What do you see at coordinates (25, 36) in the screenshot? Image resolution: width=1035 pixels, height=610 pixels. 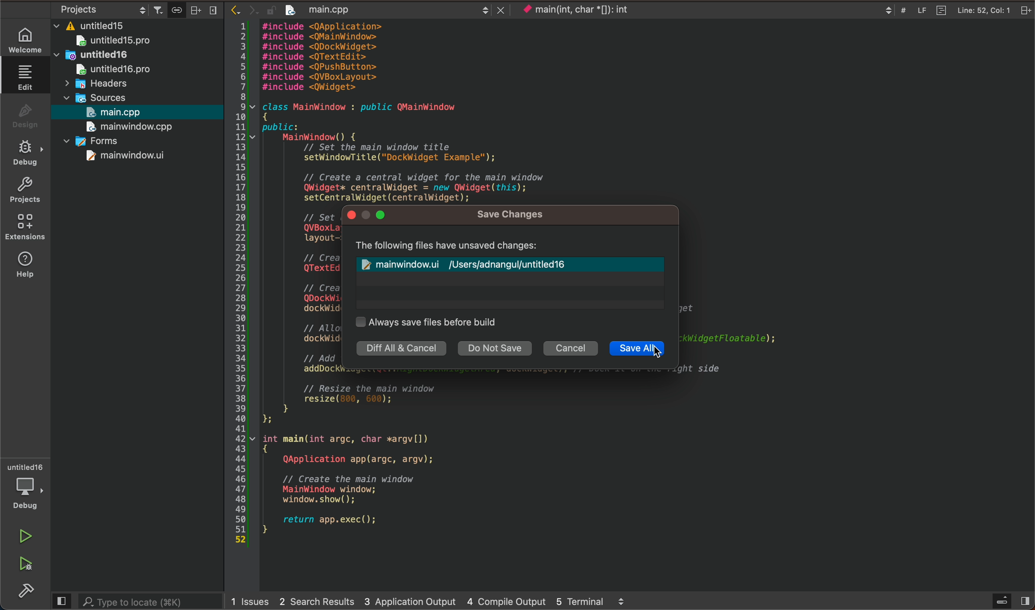 I see `welcome` at bounding box center [25, 36].